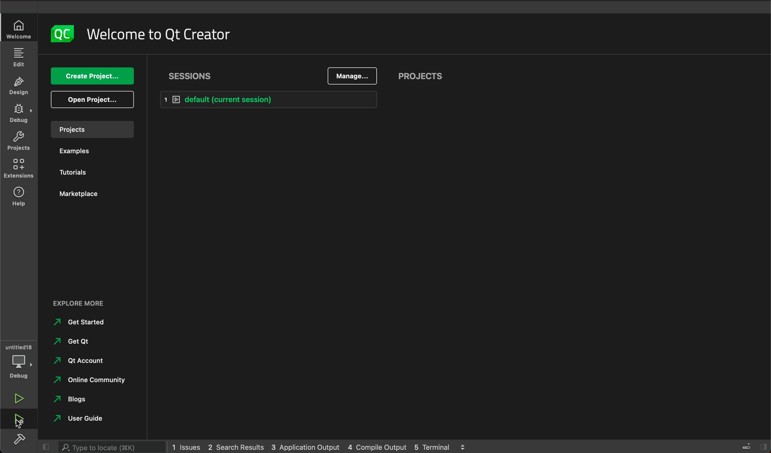 The height and width of the screenshot is (453, 771). What do you see at coordinates (18, 421) in the screenshot?
I see `run and debug` at bounding box center [18, 421].